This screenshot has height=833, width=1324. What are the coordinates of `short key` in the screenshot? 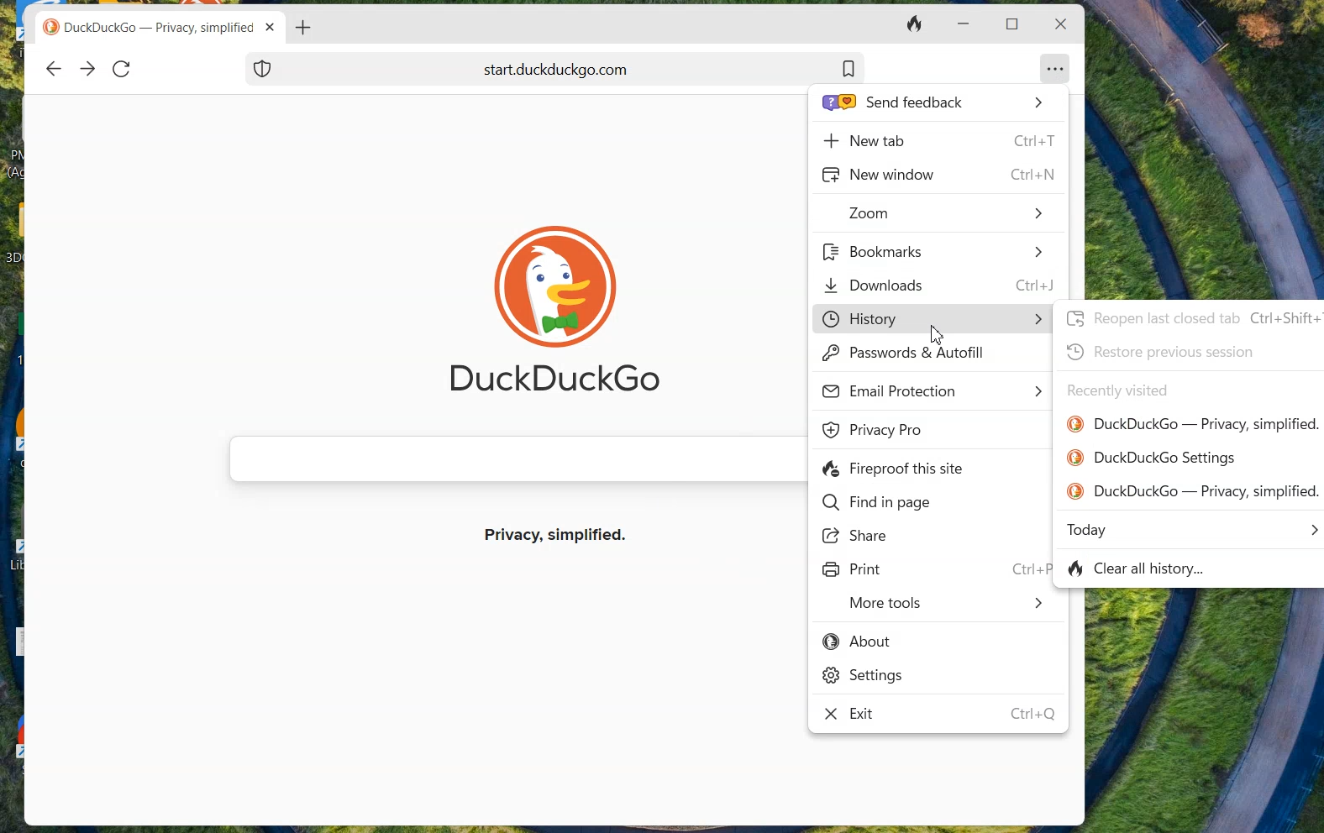 It's located at (1032, 715).